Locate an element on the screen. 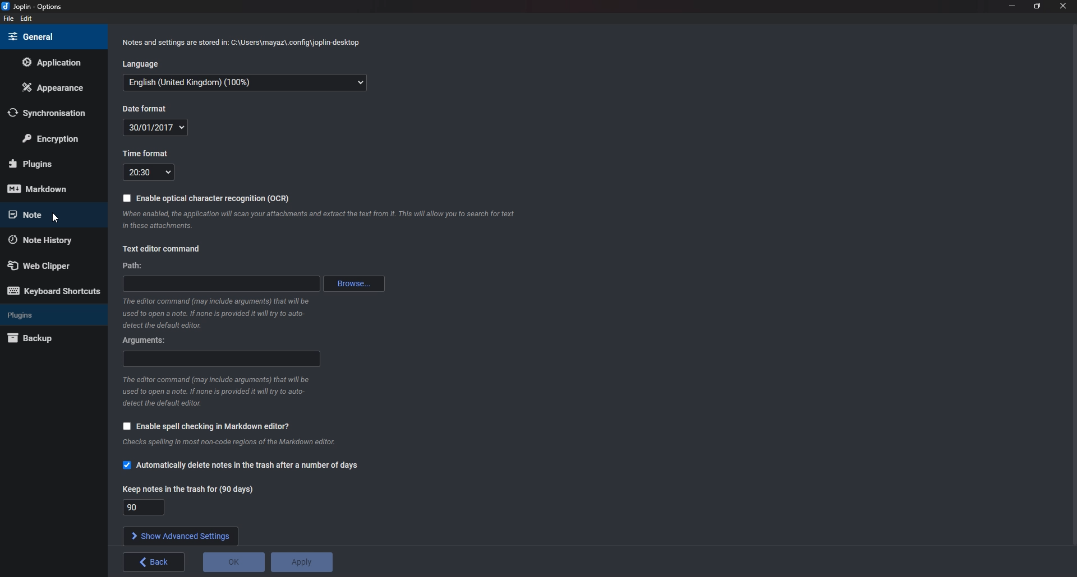  Resize is located at coordinates (1038, 7).